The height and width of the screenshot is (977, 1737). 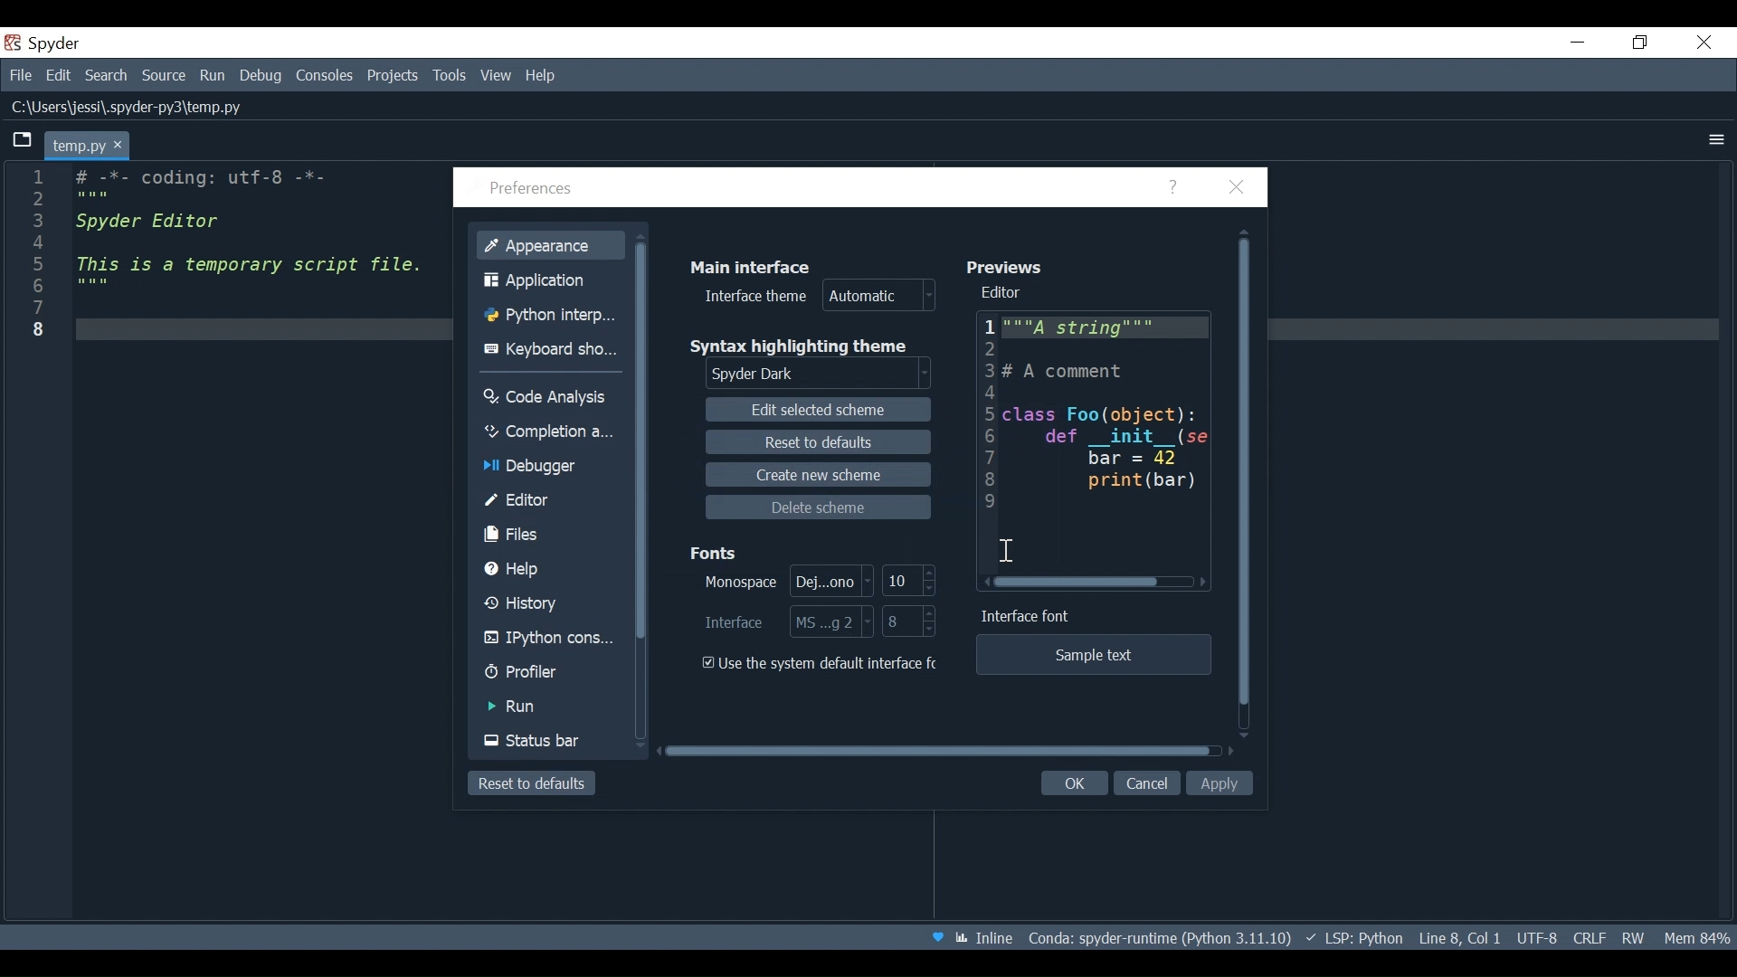 What do you see at coordinates (821, 375) in the screenshot?
I see `Select Syntax highlighting theme` at bounding box center [821, 375].